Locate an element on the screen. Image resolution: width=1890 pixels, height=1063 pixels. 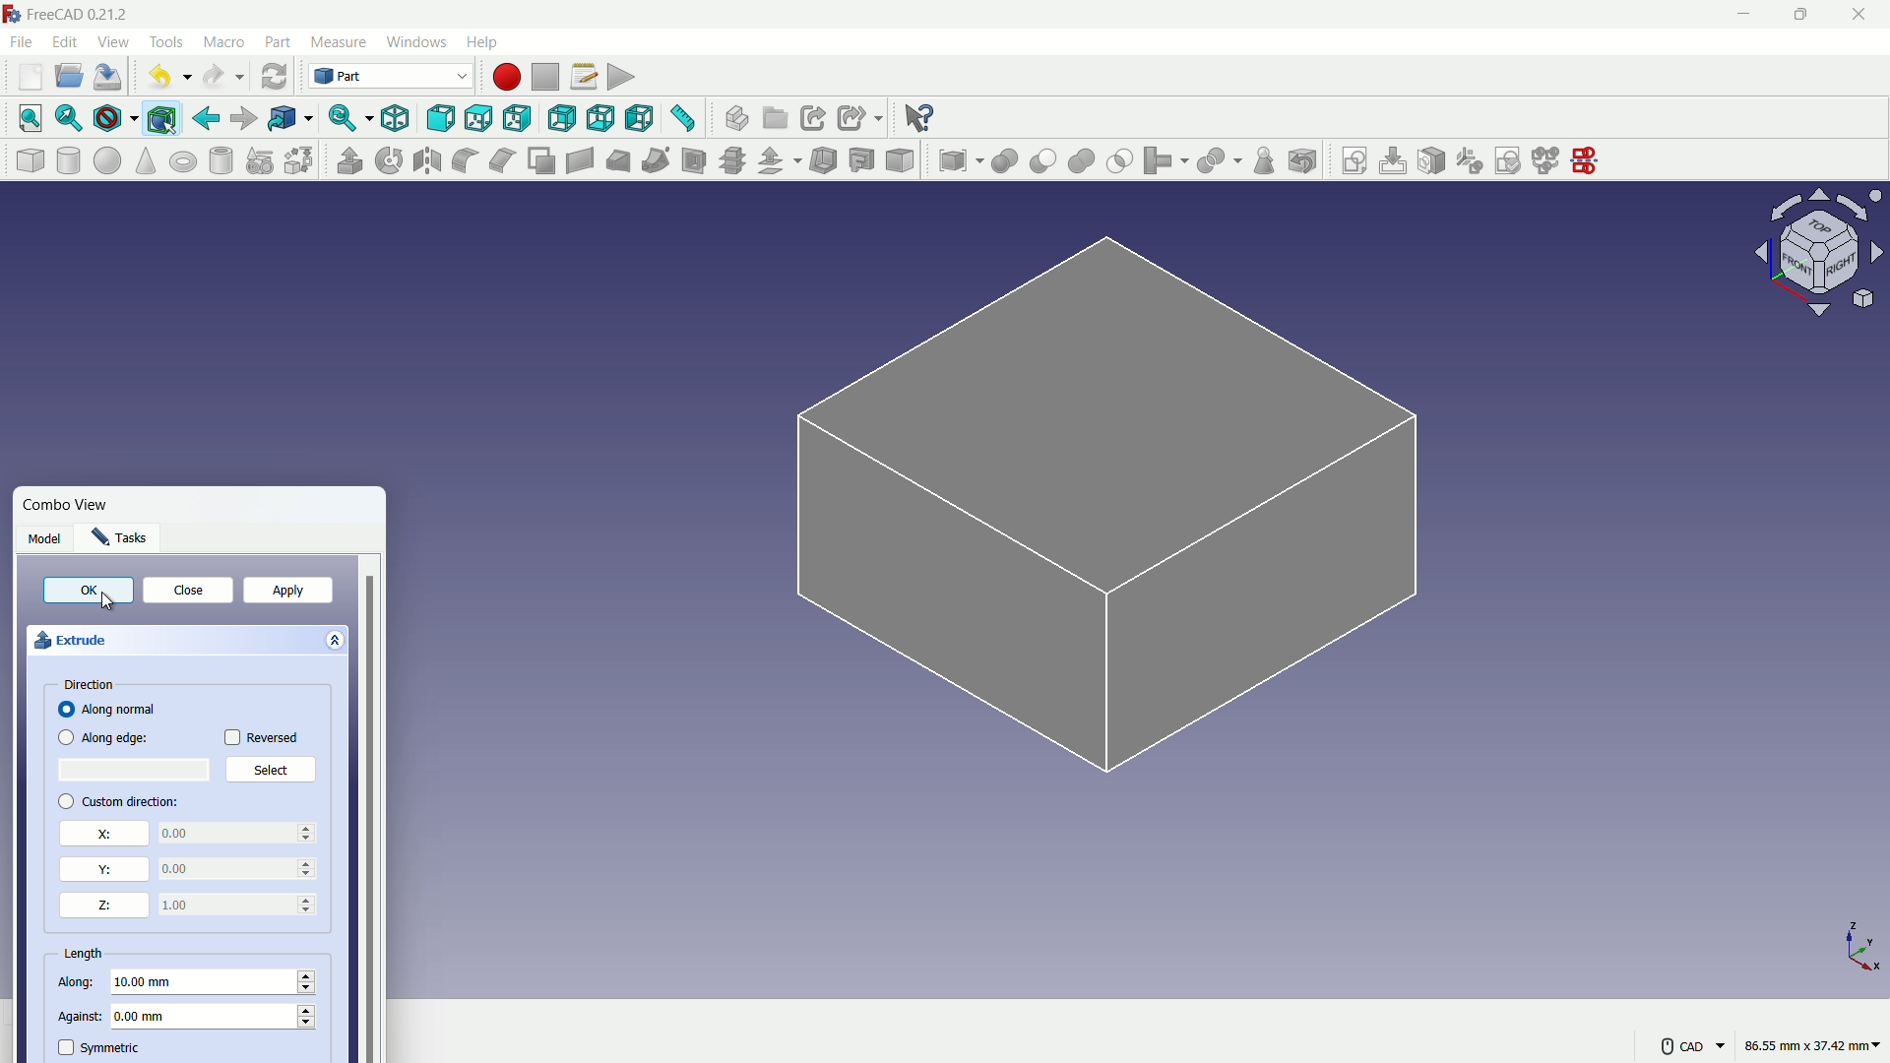
FreeCAD 0.21.2 is located at coordinates (82, 14).